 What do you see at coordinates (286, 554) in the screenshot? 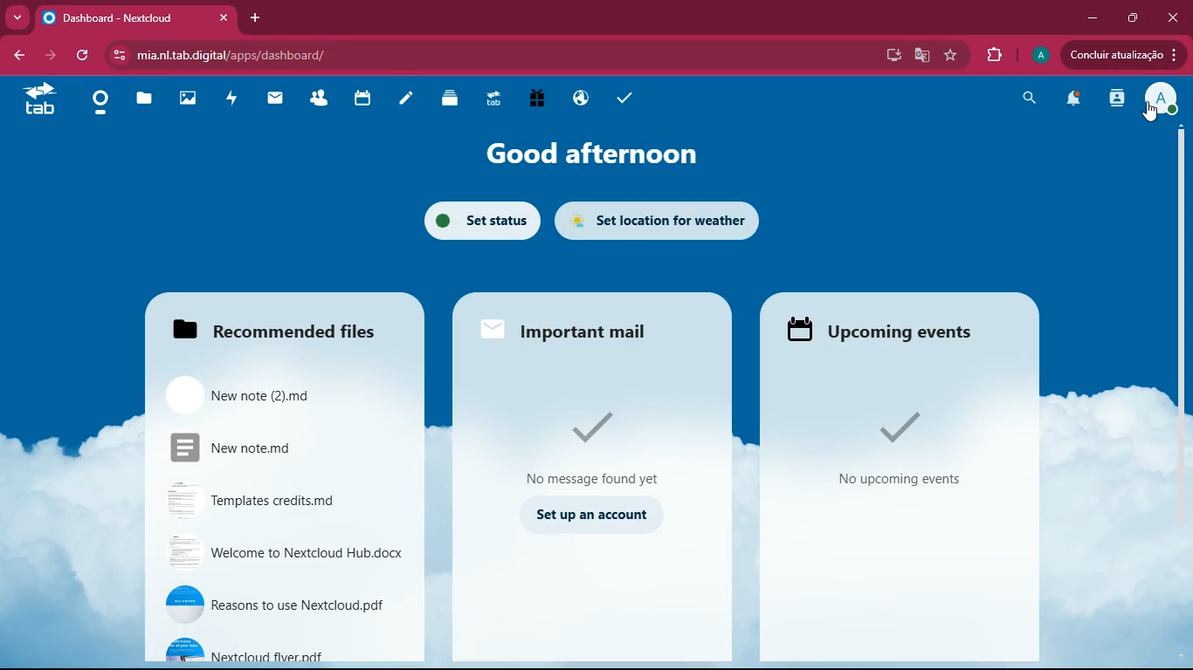
I see `Welcome to Nextcloud Hub.docx` at bounding box center [286, 554].